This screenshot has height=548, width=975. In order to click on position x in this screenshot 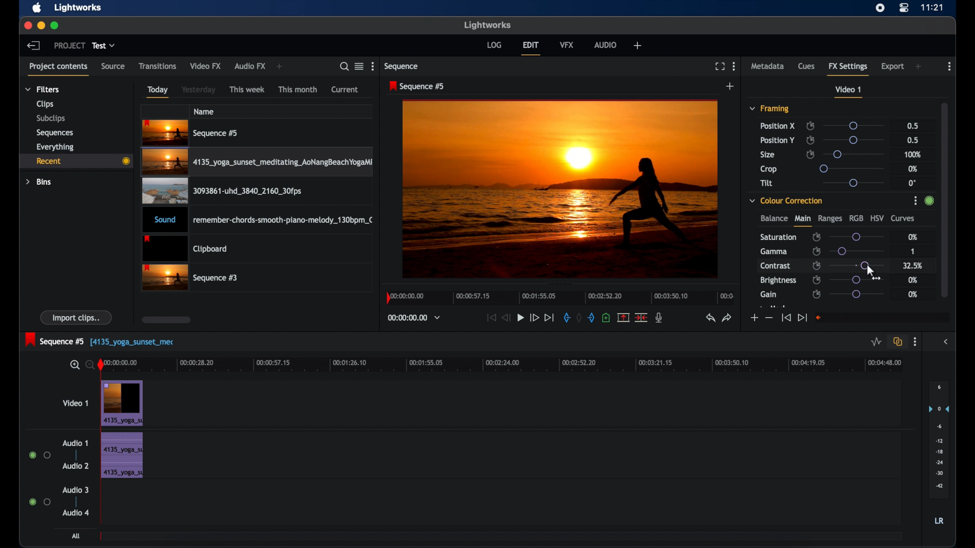, I will do `click(777, 126)`.